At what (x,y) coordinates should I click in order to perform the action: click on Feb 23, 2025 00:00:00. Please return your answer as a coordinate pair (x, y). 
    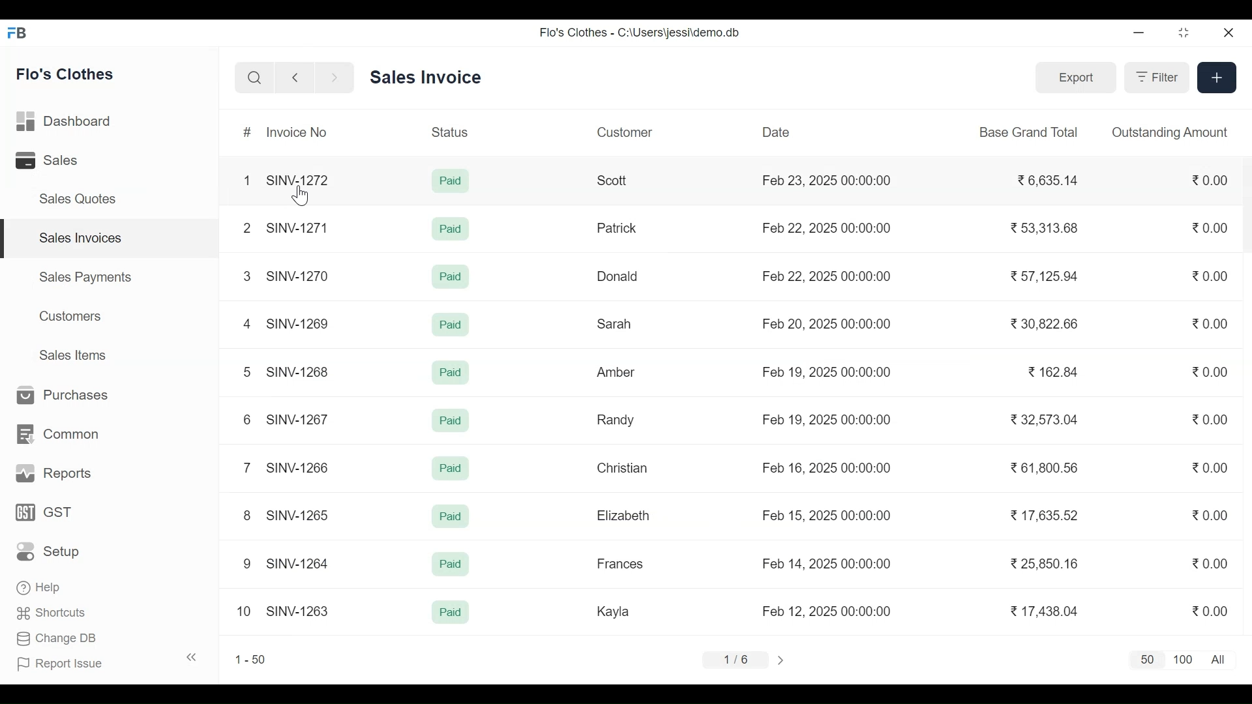
    Looking at the image, I should click on (826, 180).